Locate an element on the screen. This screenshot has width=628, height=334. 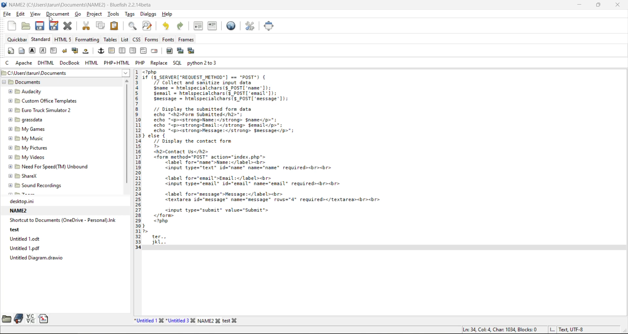
email is located at coordinates (153, 52).